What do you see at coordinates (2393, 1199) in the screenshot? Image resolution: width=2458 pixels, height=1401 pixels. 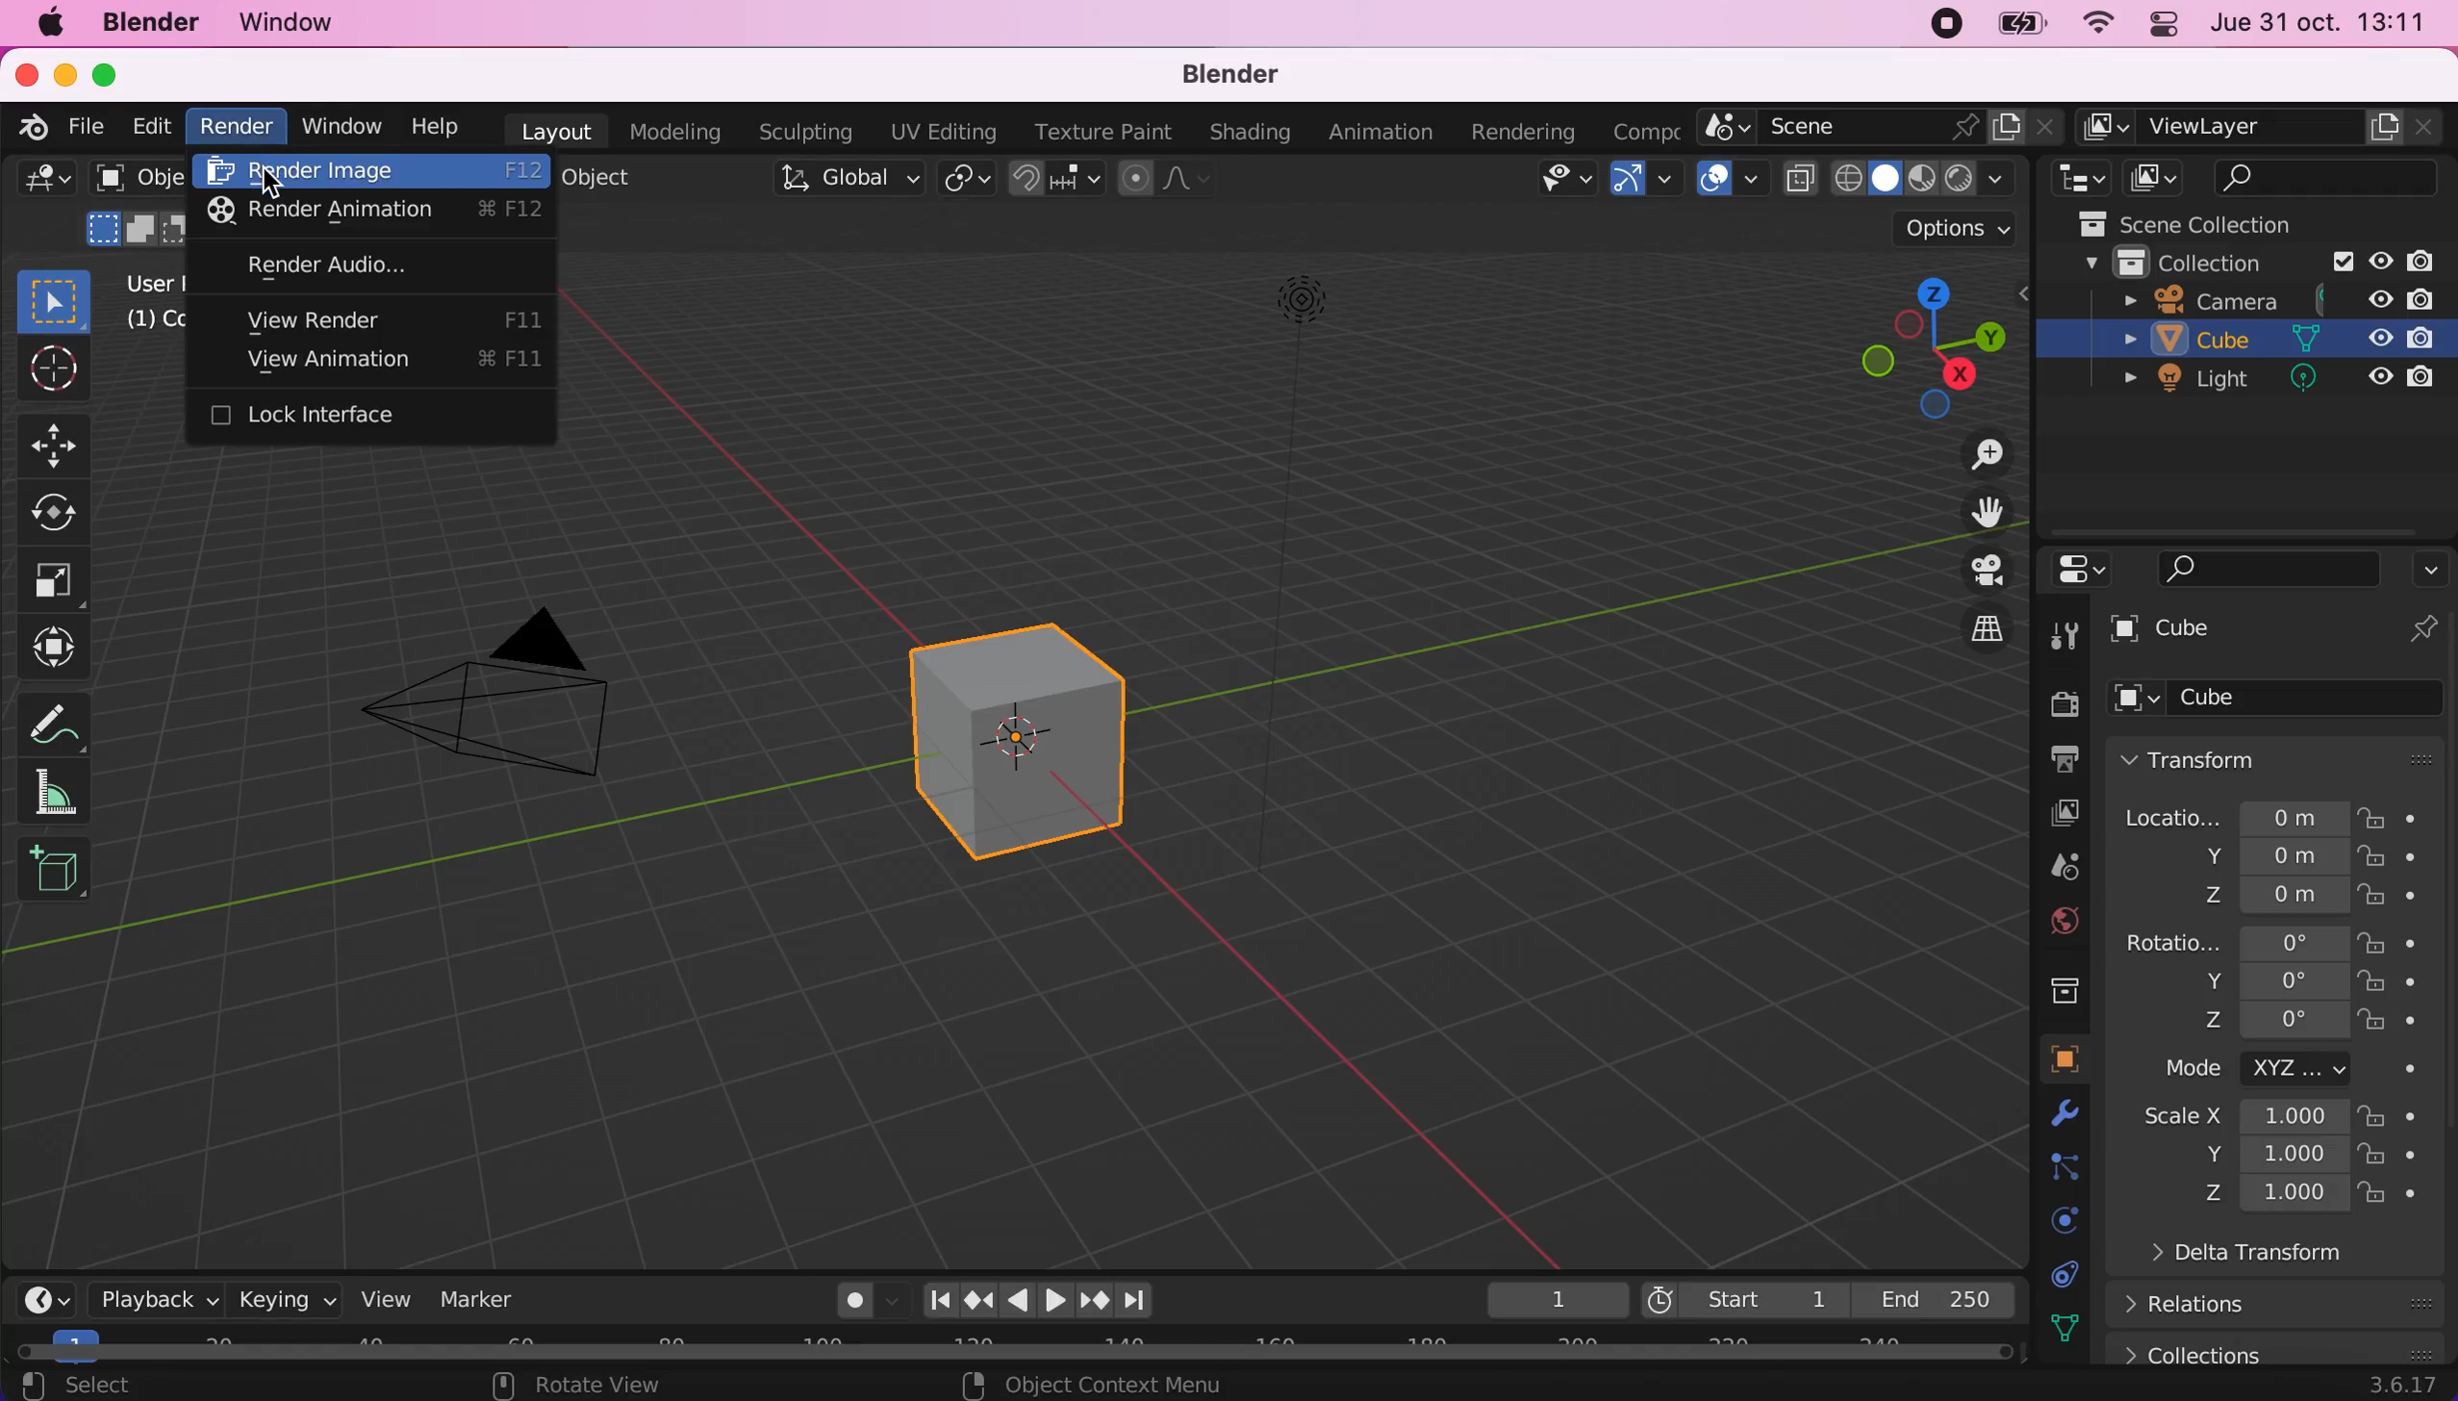 I see `lock` at bounding box center [2393, 1199].